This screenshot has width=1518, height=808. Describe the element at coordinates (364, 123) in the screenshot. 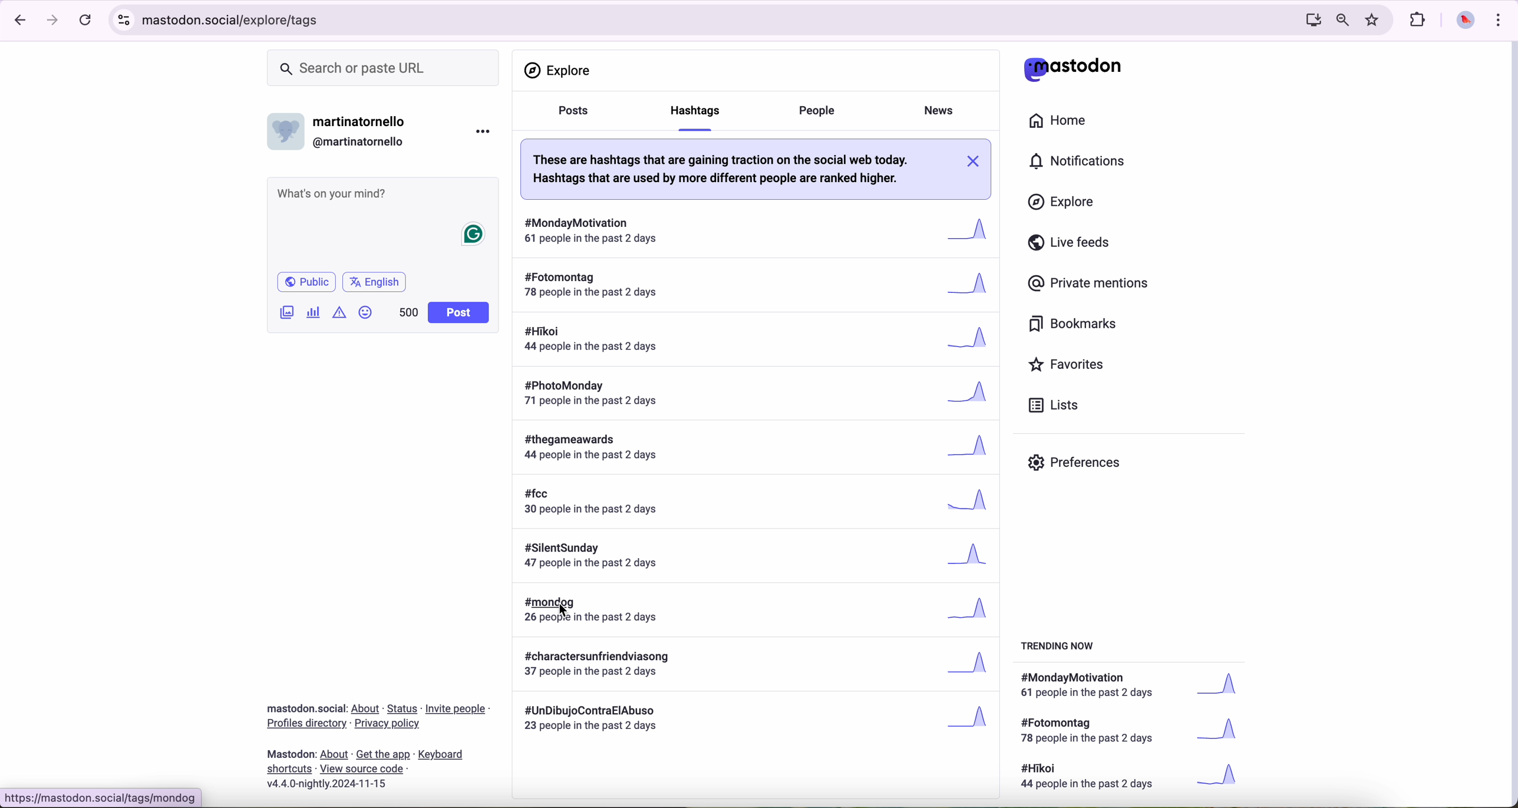

I see `user name` at that location.